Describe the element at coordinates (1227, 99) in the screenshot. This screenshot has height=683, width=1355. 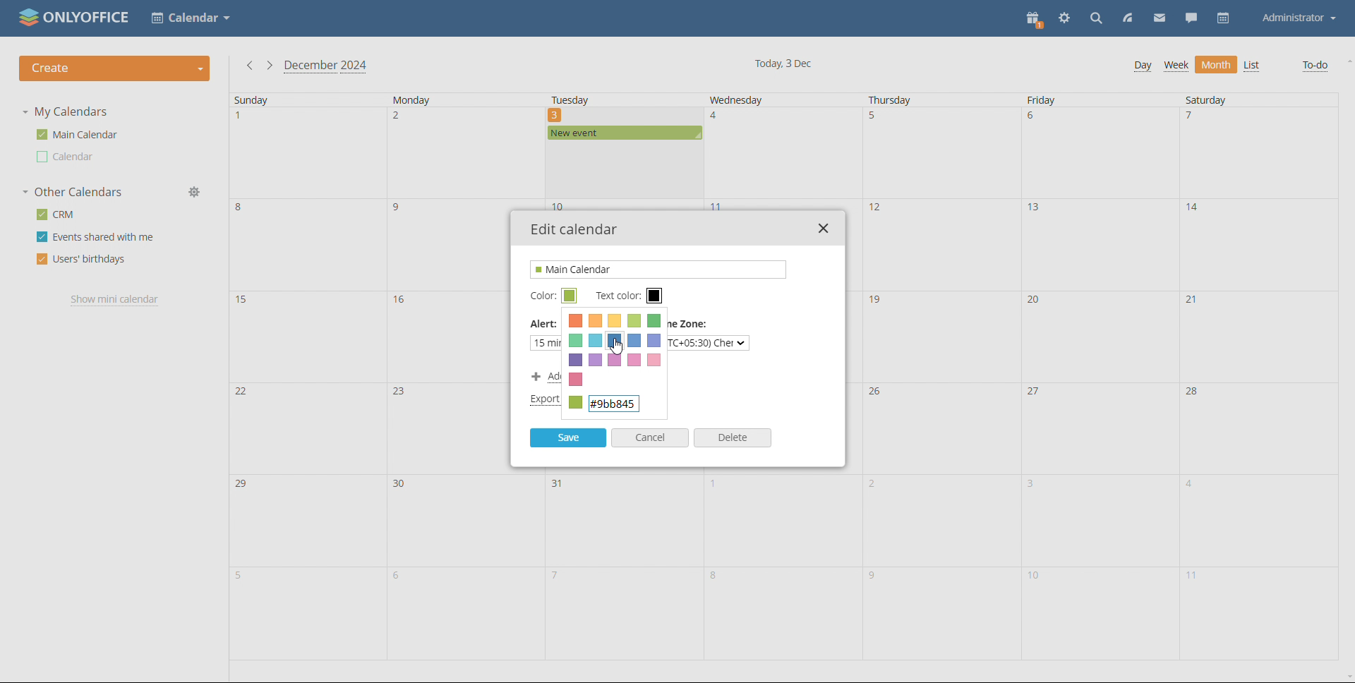
I see `Saturday` at that location.